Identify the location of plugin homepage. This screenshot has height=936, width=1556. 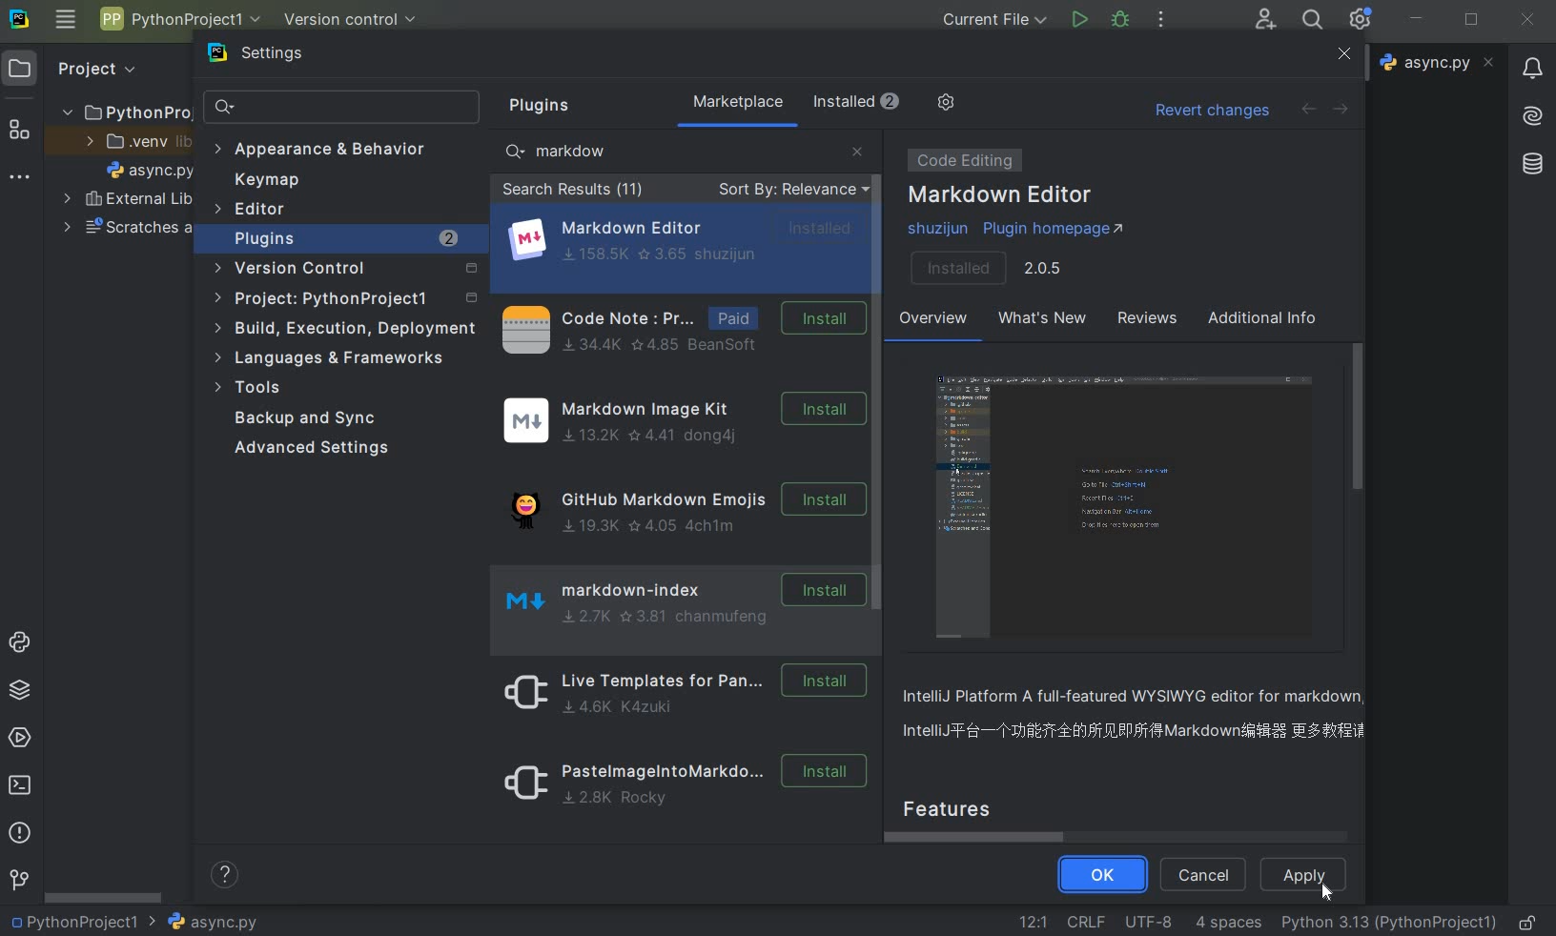
(1022, 230).